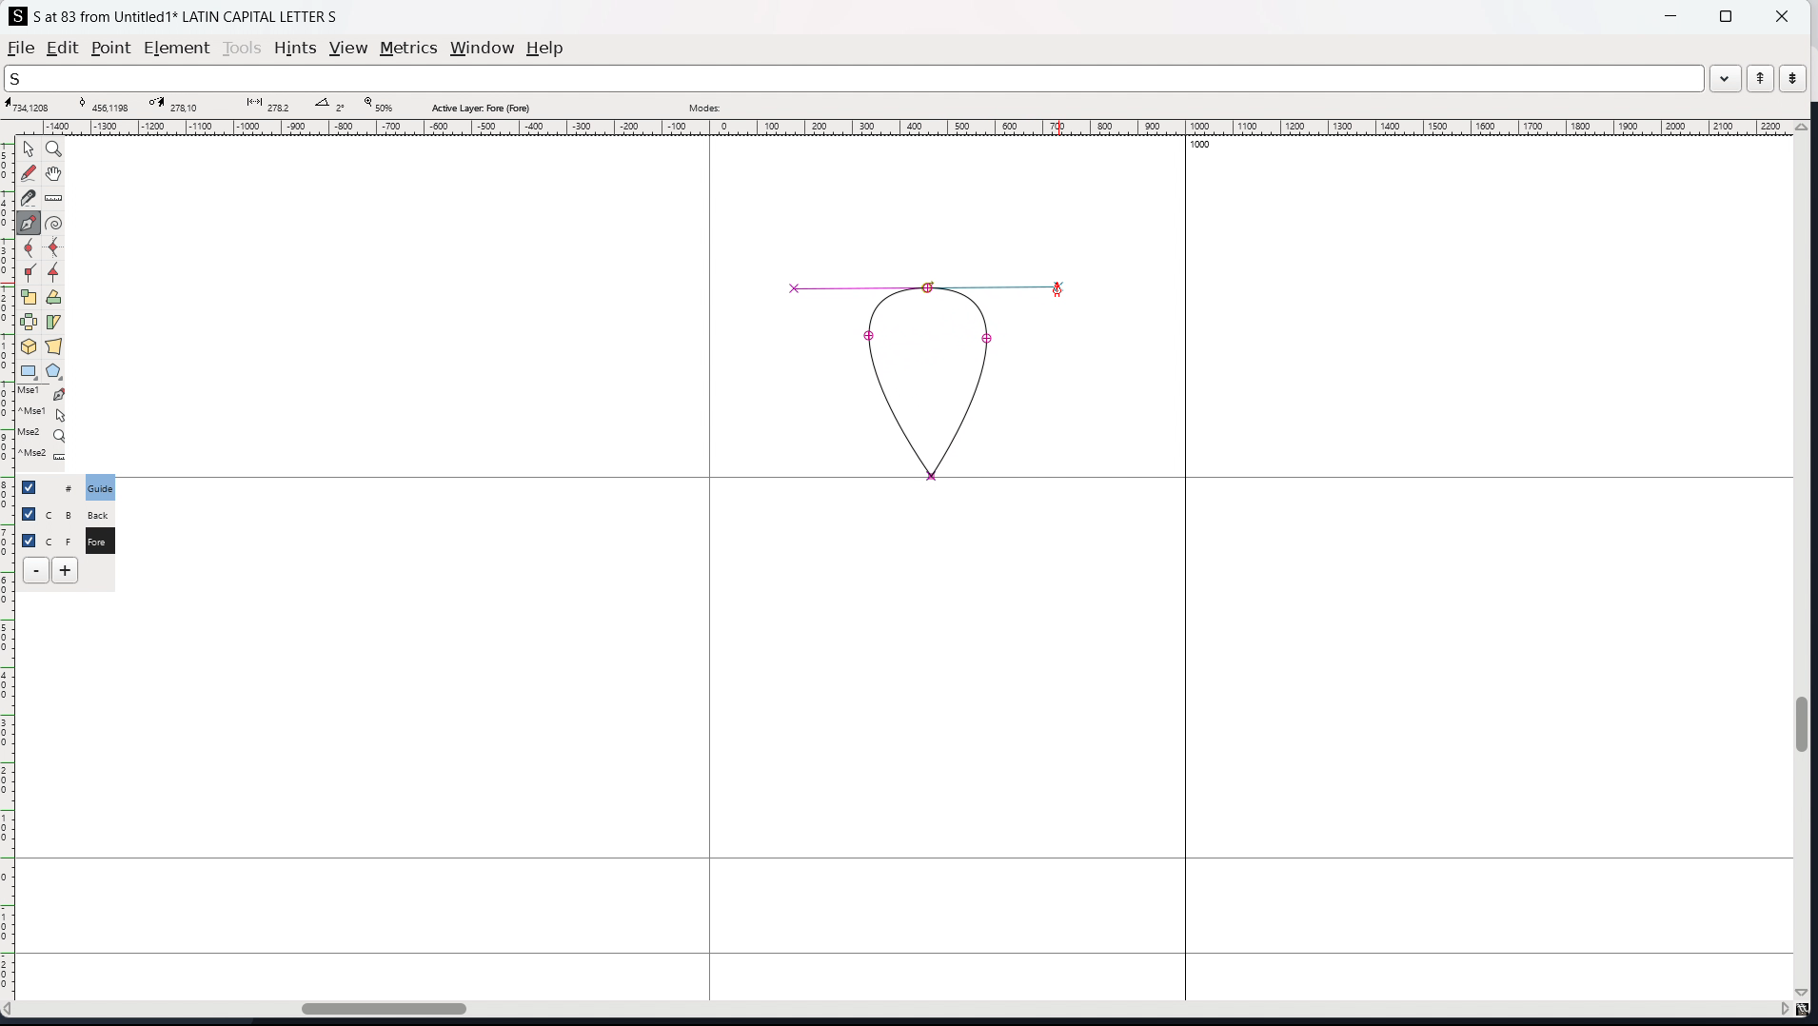 This screenshot has height=1026, width=1818. Describe the element at coordinates (29, 198) in the screenshot. I see `cut splines in two` at that location.